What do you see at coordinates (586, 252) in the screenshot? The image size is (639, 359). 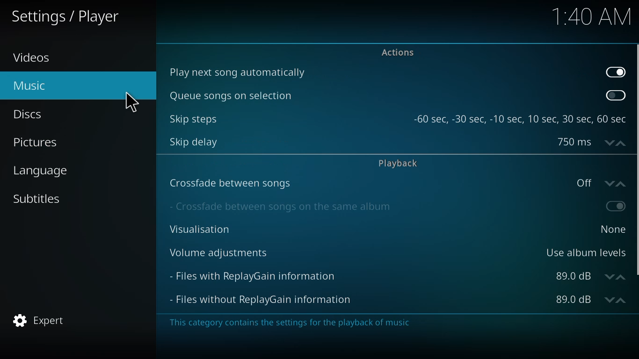 I see `use album levels` at bounding box center [586, 252].